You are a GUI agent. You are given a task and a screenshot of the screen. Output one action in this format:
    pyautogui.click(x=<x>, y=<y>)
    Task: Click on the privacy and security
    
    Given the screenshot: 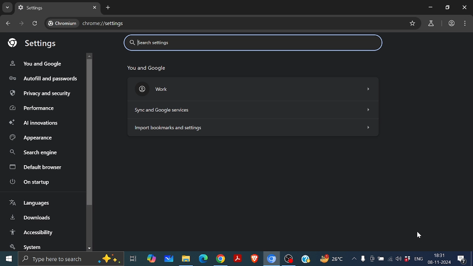 What is the action you would take?
    pyautogui.click(x=41, y=94)
    